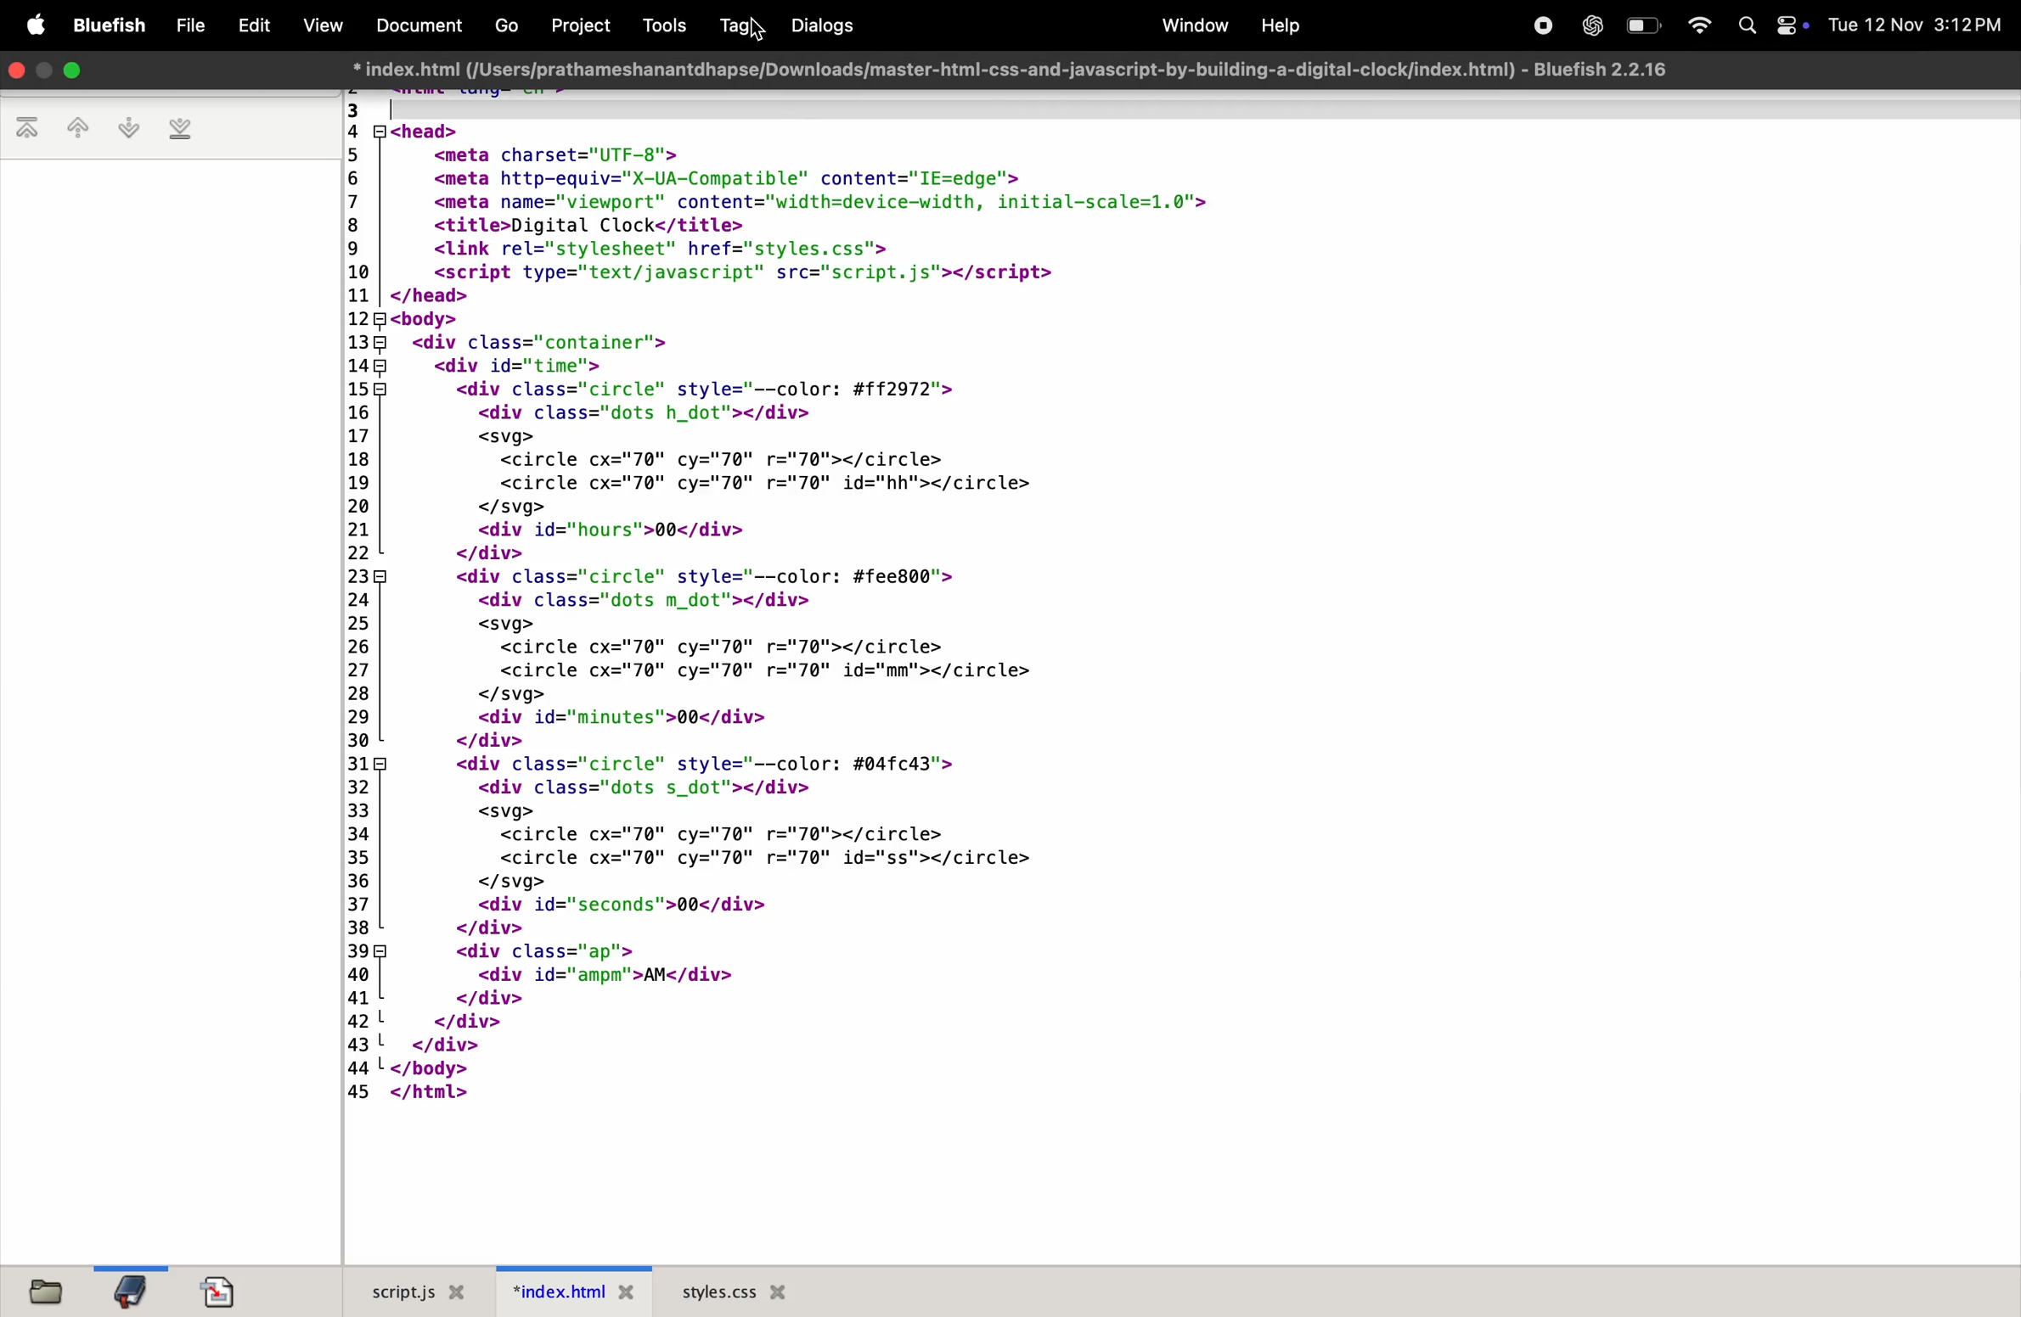 The width and height of the screenshot is (2021, 1317). Describe the element at coordinates (190, 26) in the screenshot. I see `file` at that location.